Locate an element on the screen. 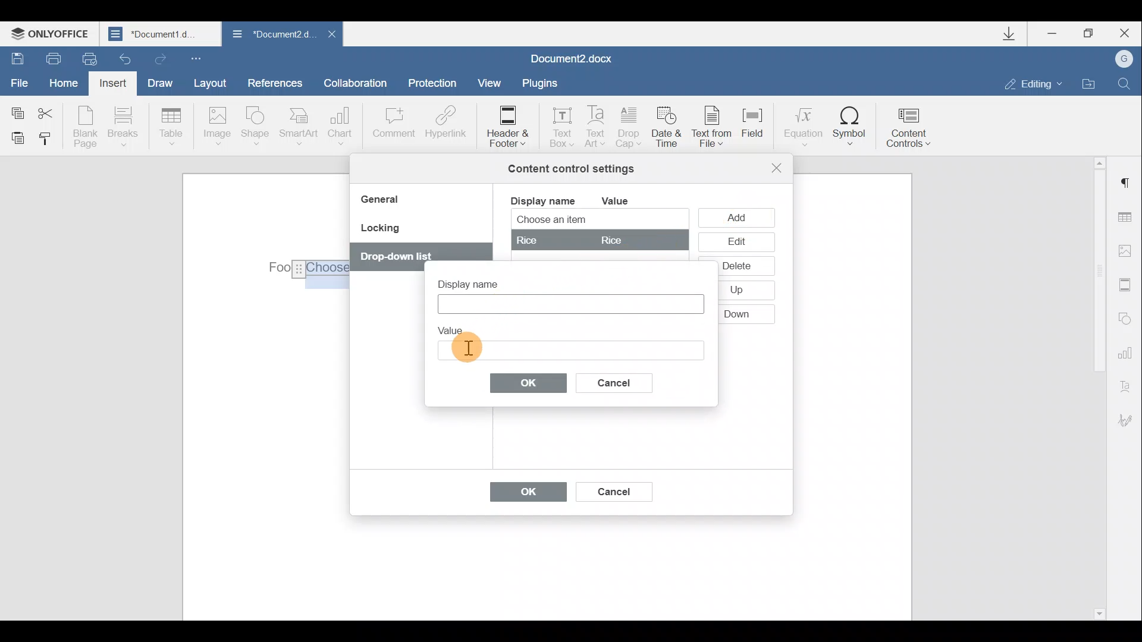  Locking is located at coordinates (379, 232).